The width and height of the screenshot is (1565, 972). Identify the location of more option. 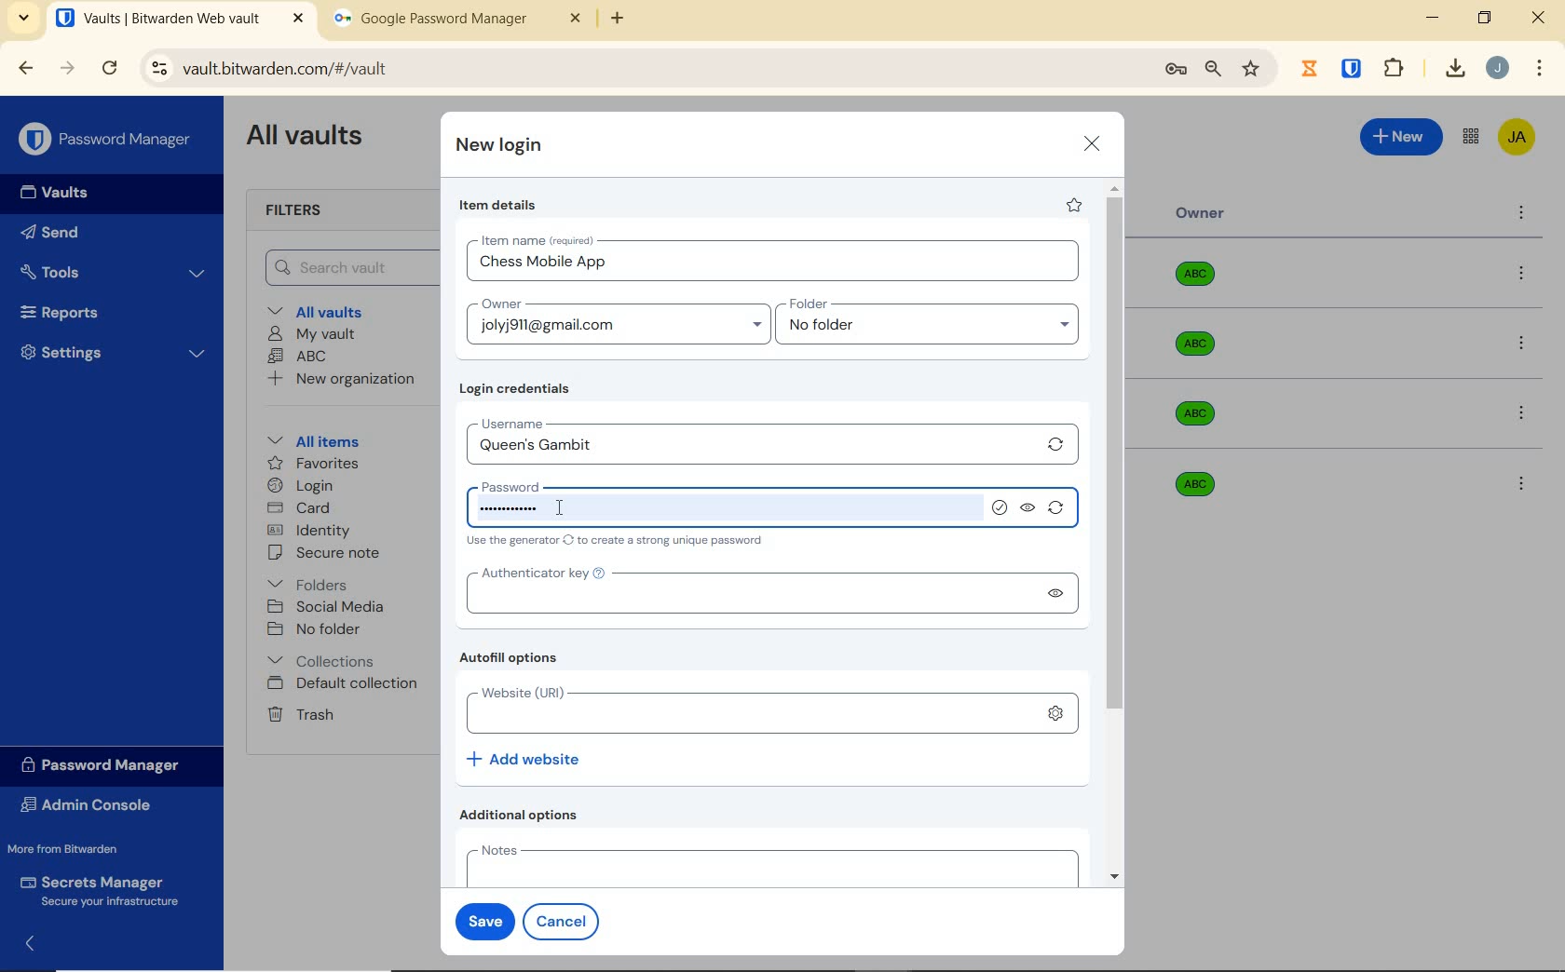
(1522, 214).